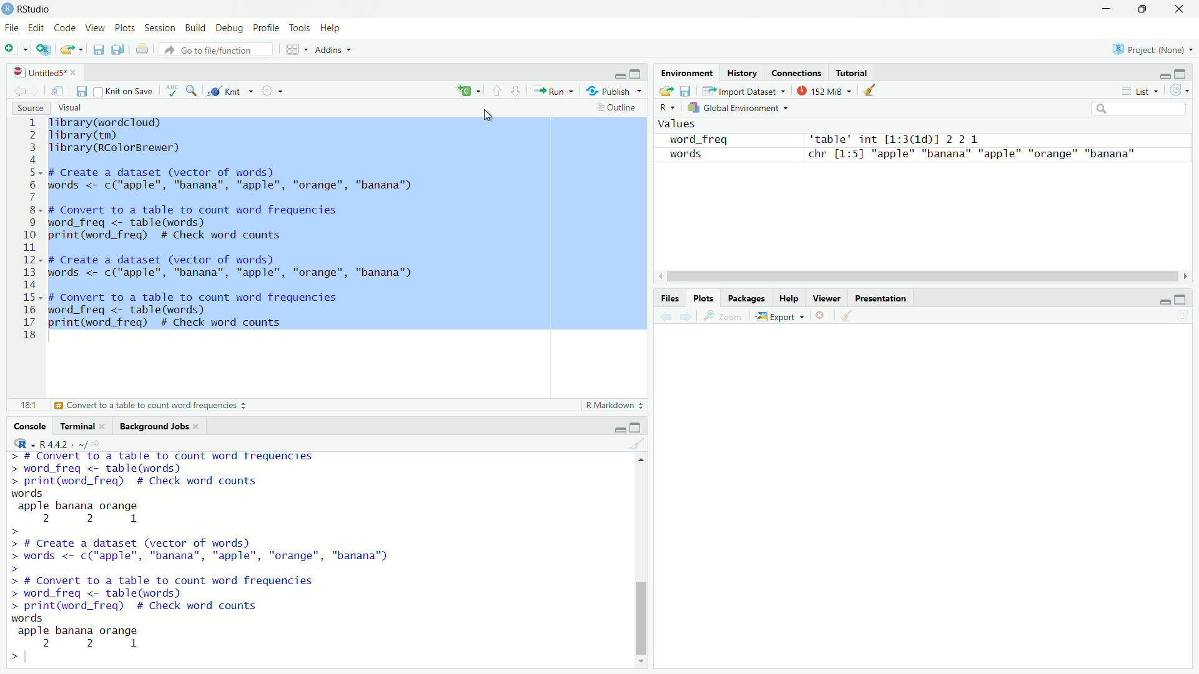 This screenshot has height=674, width=1199. What do you see at coordinates (202, 550) in the screenshot?
I see `Convert to a table to count word frequencies > word_freq <- table(words)- print(word_freq) # Check word countswordsapple banana orange2 2 1-> # Create a dataset (vector of words). words <- c("apple”, "banana", "apple", "orange", "banana"™)-- # Convert to a table to count word frequencies> word_freq <- table(words)- print(word_freq) # Check word countswordsapple banana orange2 2 1` at bounding box center [202, 550].